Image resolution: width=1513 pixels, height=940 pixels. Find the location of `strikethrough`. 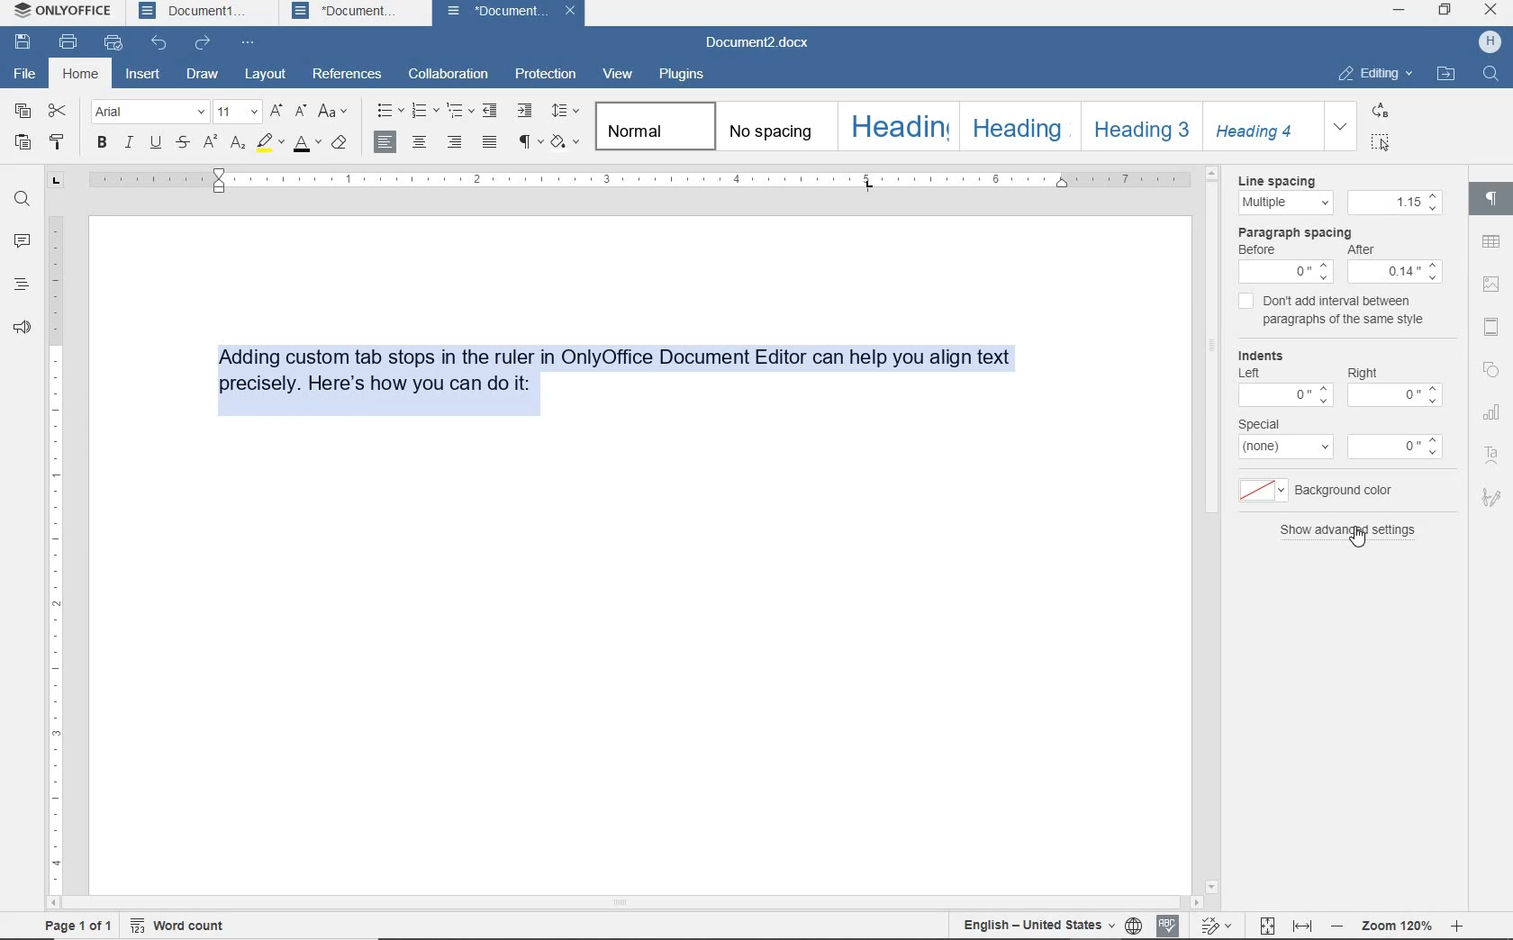

strikethrough is located at coordinates (184, 143).